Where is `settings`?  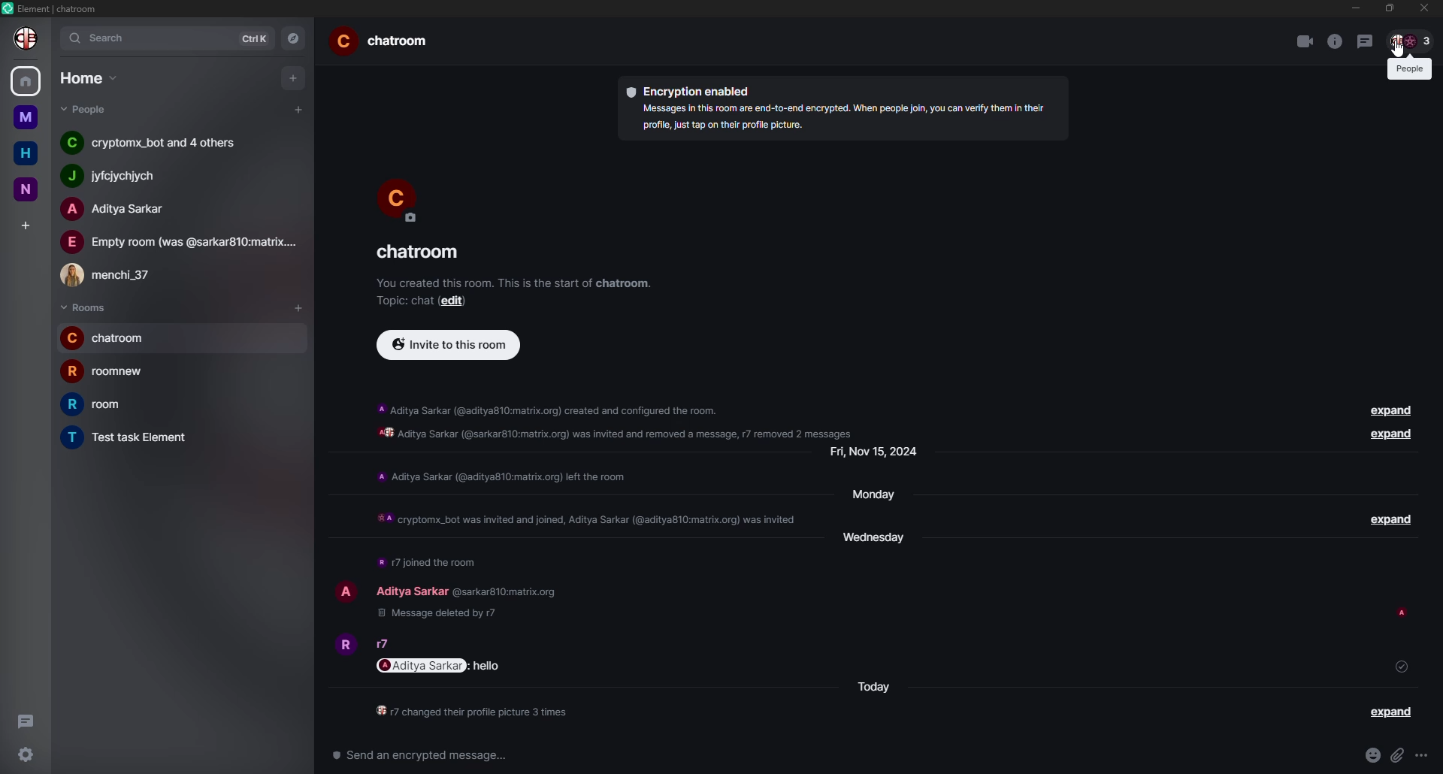 settings is located at coordinates (25, 754).